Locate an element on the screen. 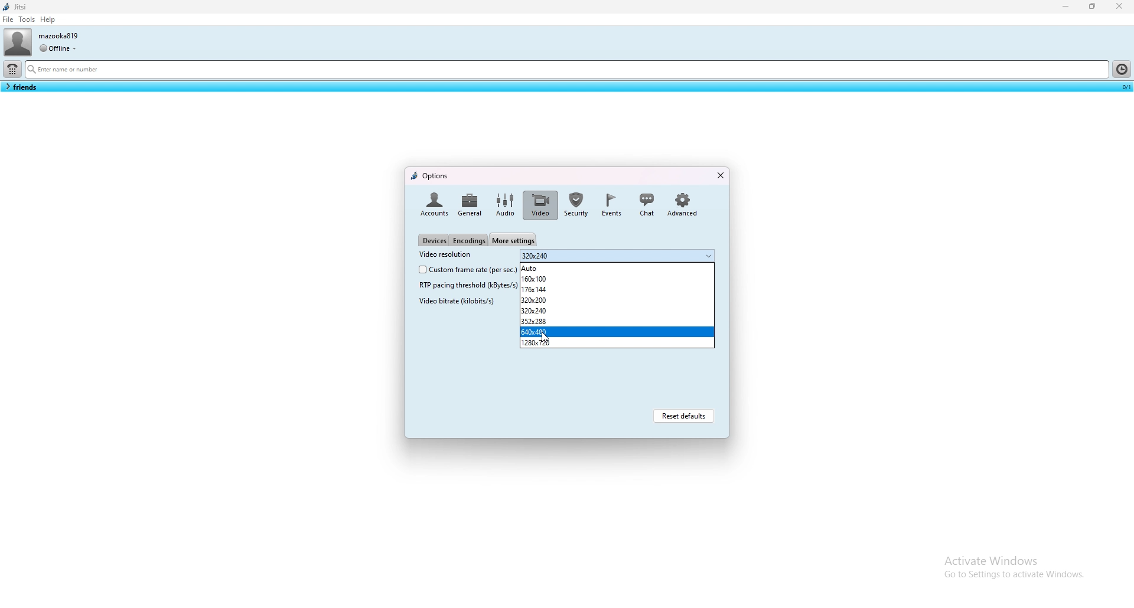 Image resolution: width=1134 pixels, height=608 pixels. Go to settings to activate Windows. is located at coordinates (1012, 577).